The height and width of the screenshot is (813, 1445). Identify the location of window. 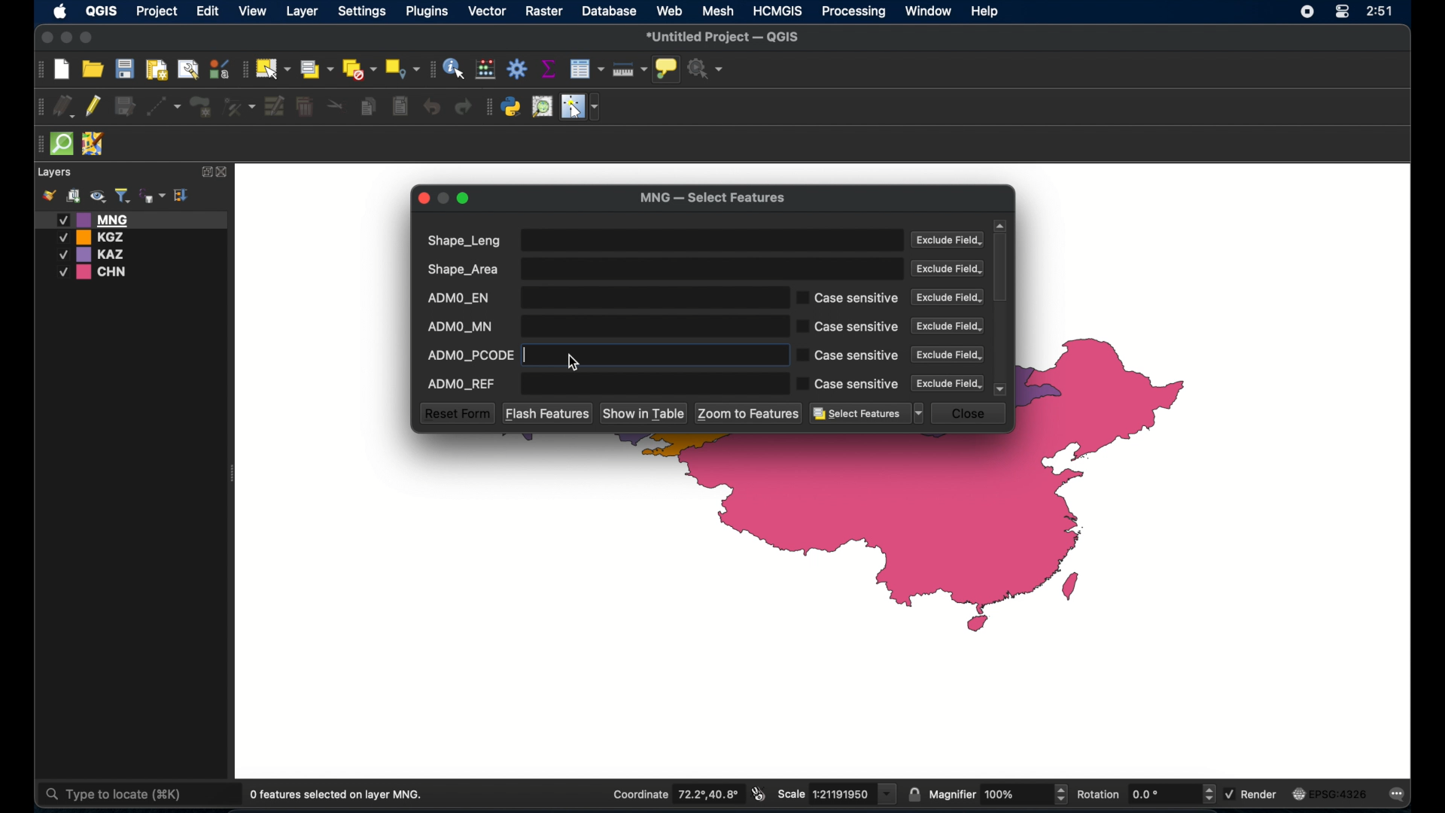
(929, 11).